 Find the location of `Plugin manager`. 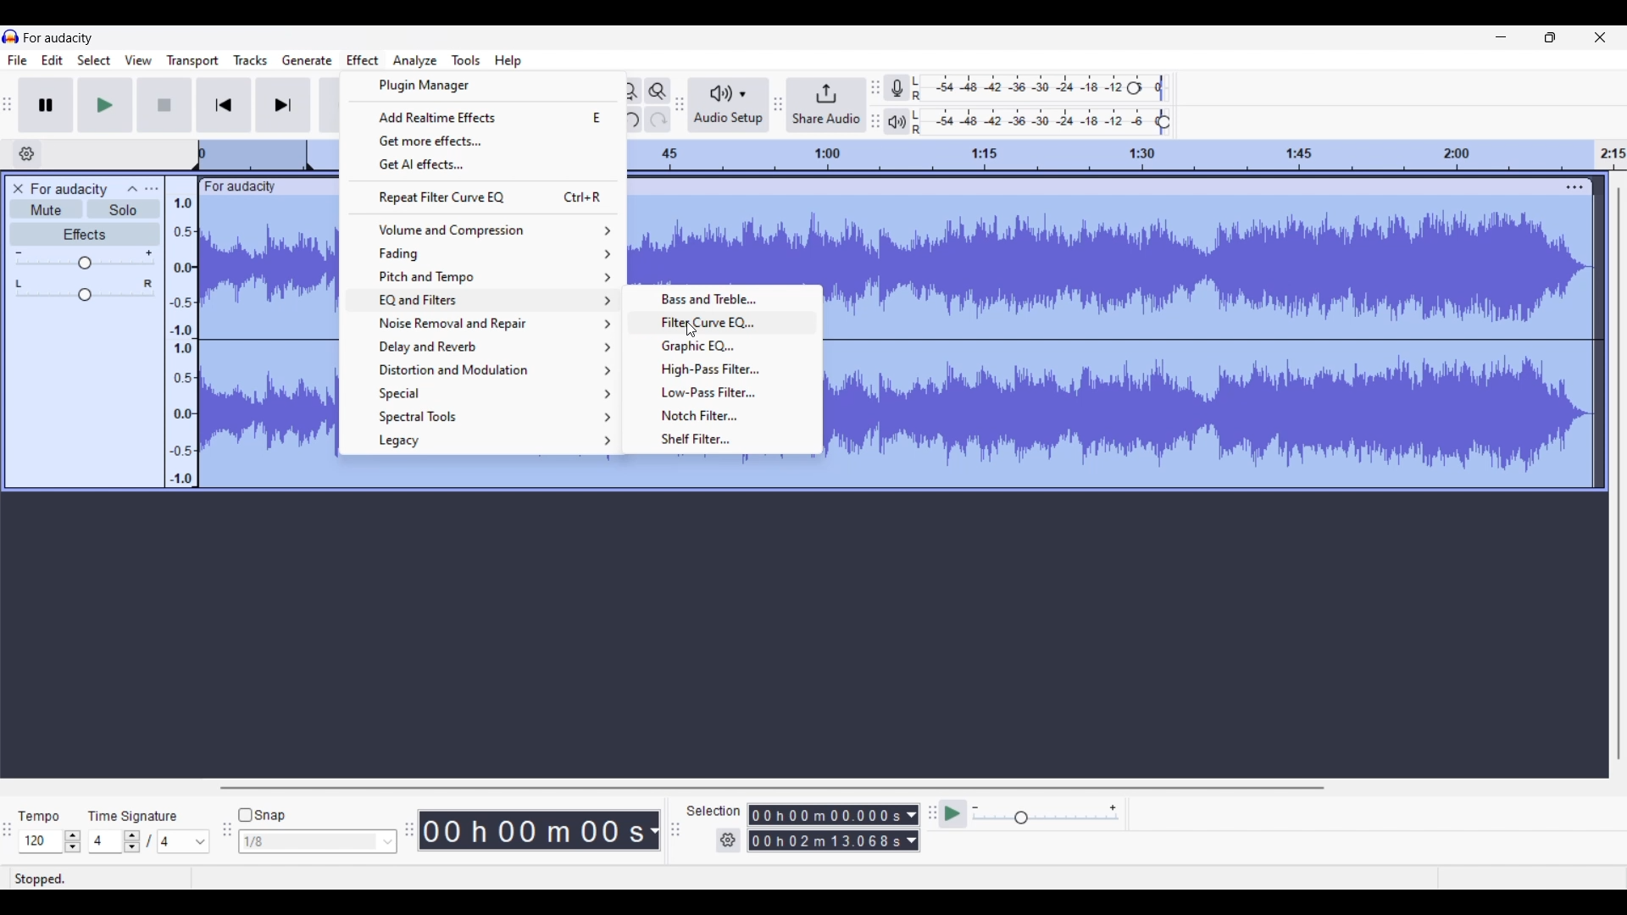

Plugin manager is located at coordinates (482, 86).